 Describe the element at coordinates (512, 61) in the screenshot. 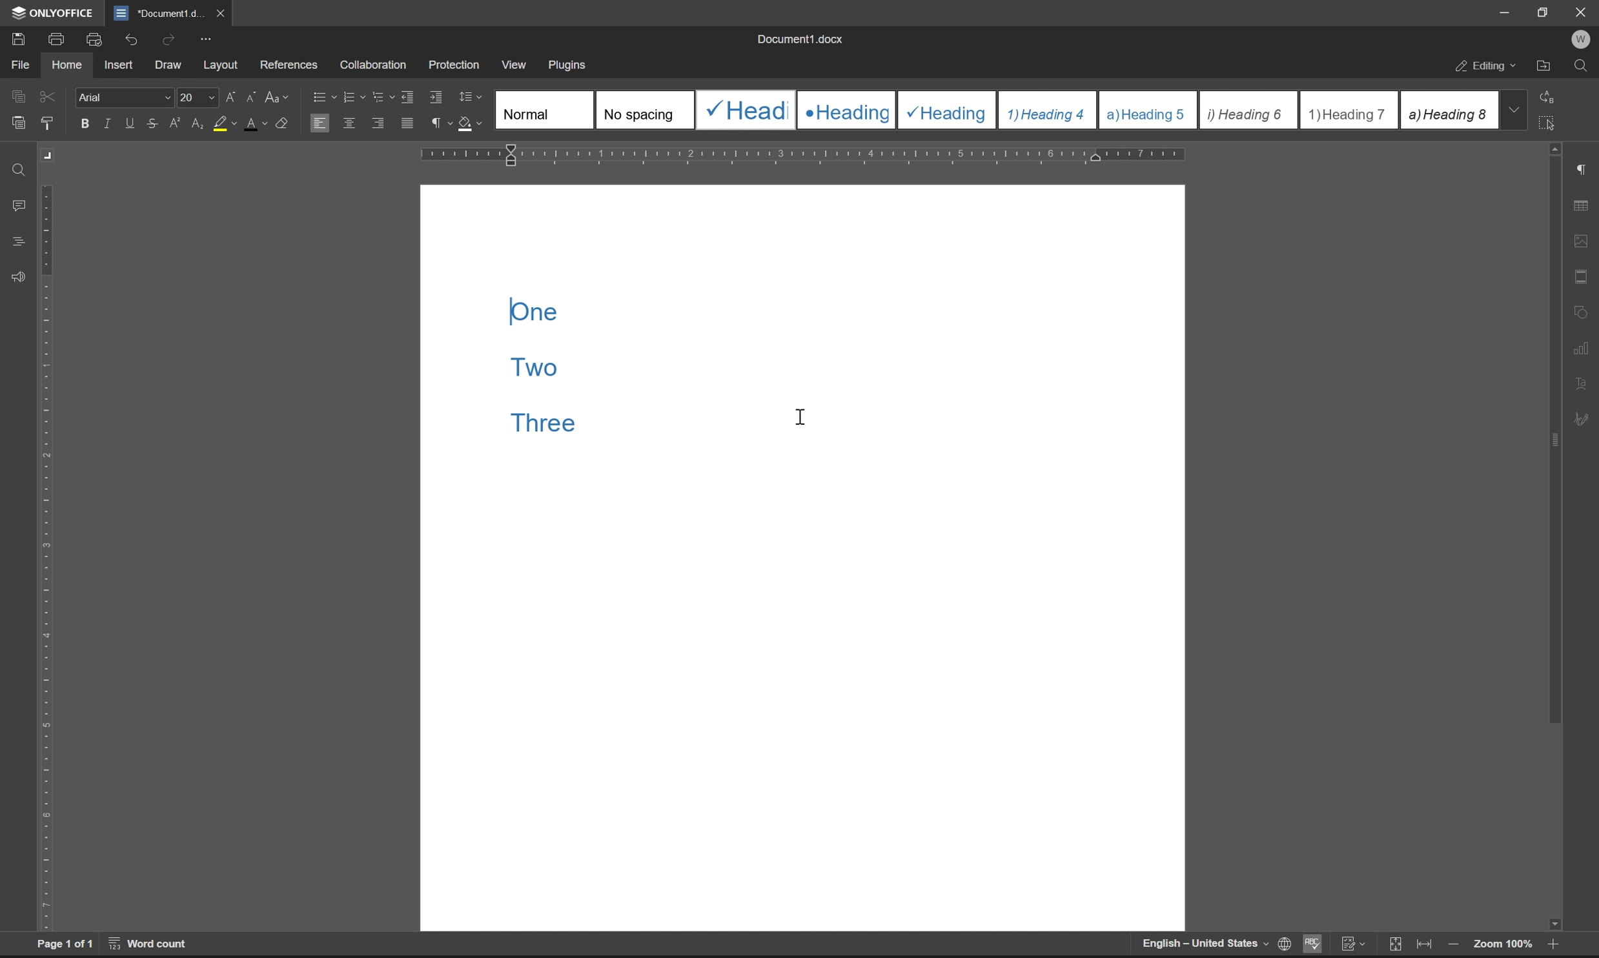

I see `view` at that location.